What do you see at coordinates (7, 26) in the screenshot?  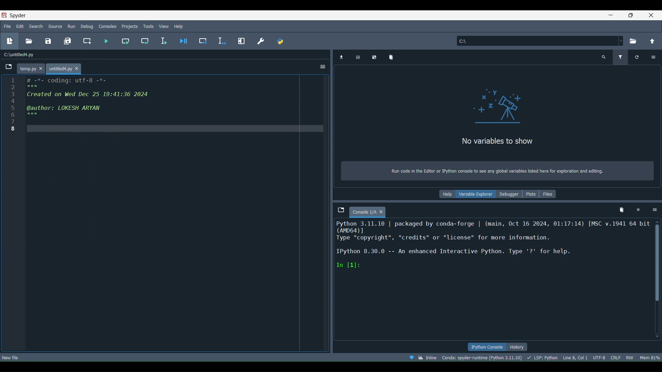 I see `File` at bounding box center [7, 26].